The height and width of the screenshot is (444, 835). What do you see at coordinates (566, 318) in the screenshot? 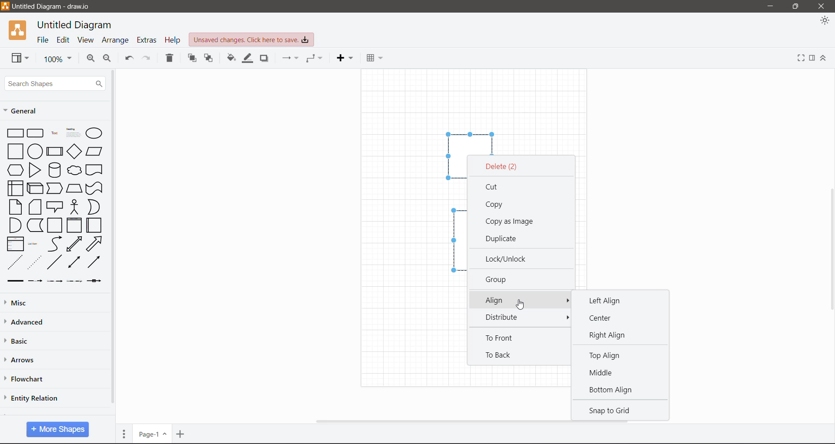
I see `More options` at bounding box center [566, 318].